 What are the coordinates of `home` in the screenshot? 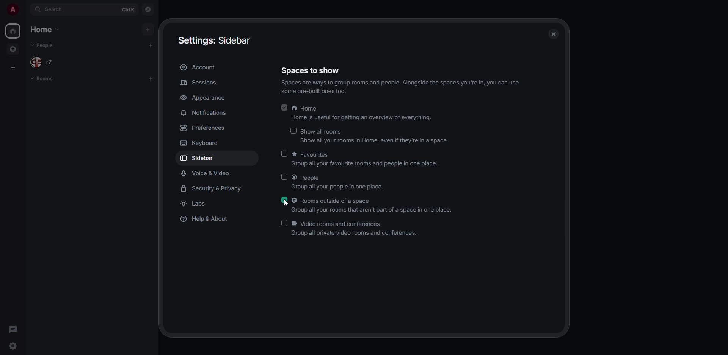 It's located at (362, 113).